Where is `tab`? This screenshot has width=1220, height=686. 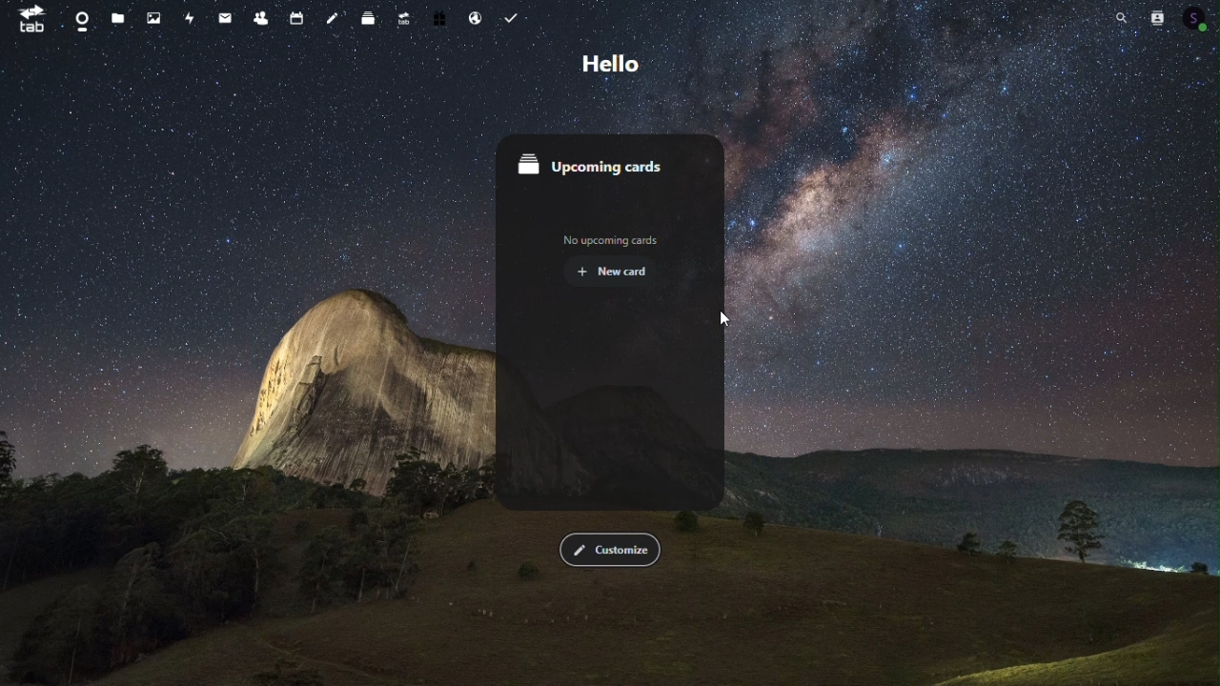 tab is located at coordinates (29, 19).